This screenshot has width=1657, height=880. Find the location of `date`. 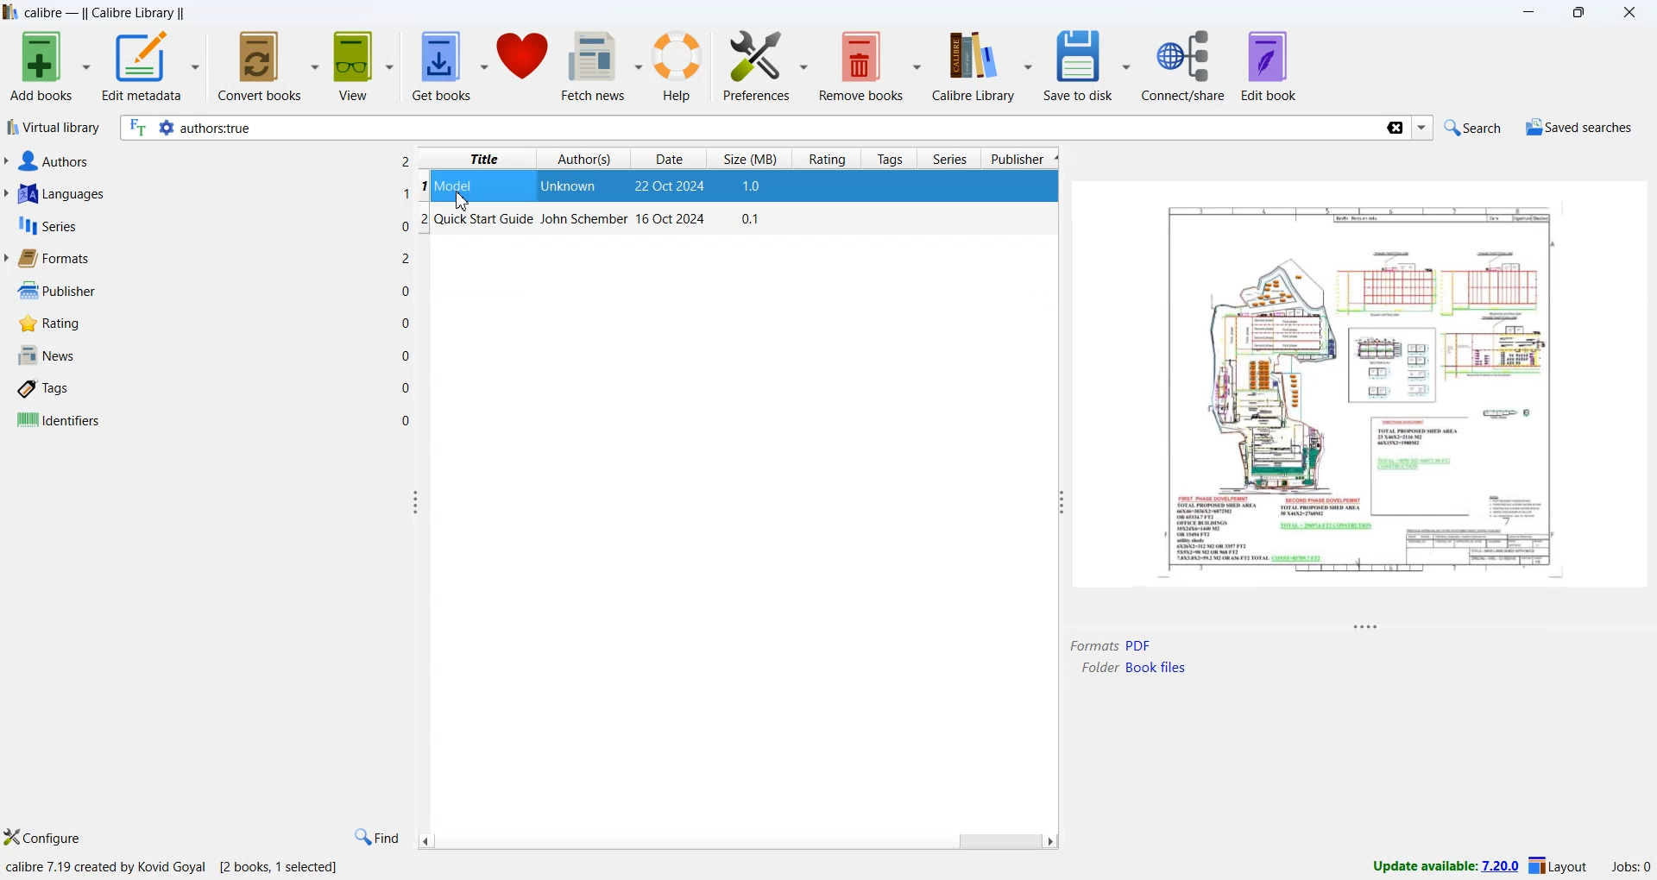

date is located at coordinates (669, 159).